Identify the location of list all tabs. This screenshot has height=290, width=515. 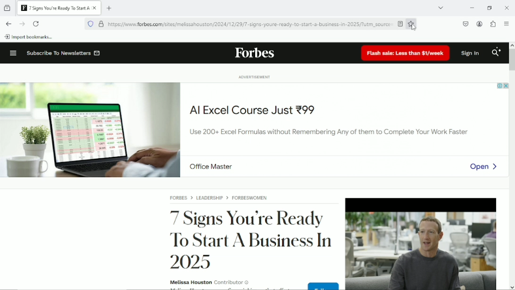
(440, 8).